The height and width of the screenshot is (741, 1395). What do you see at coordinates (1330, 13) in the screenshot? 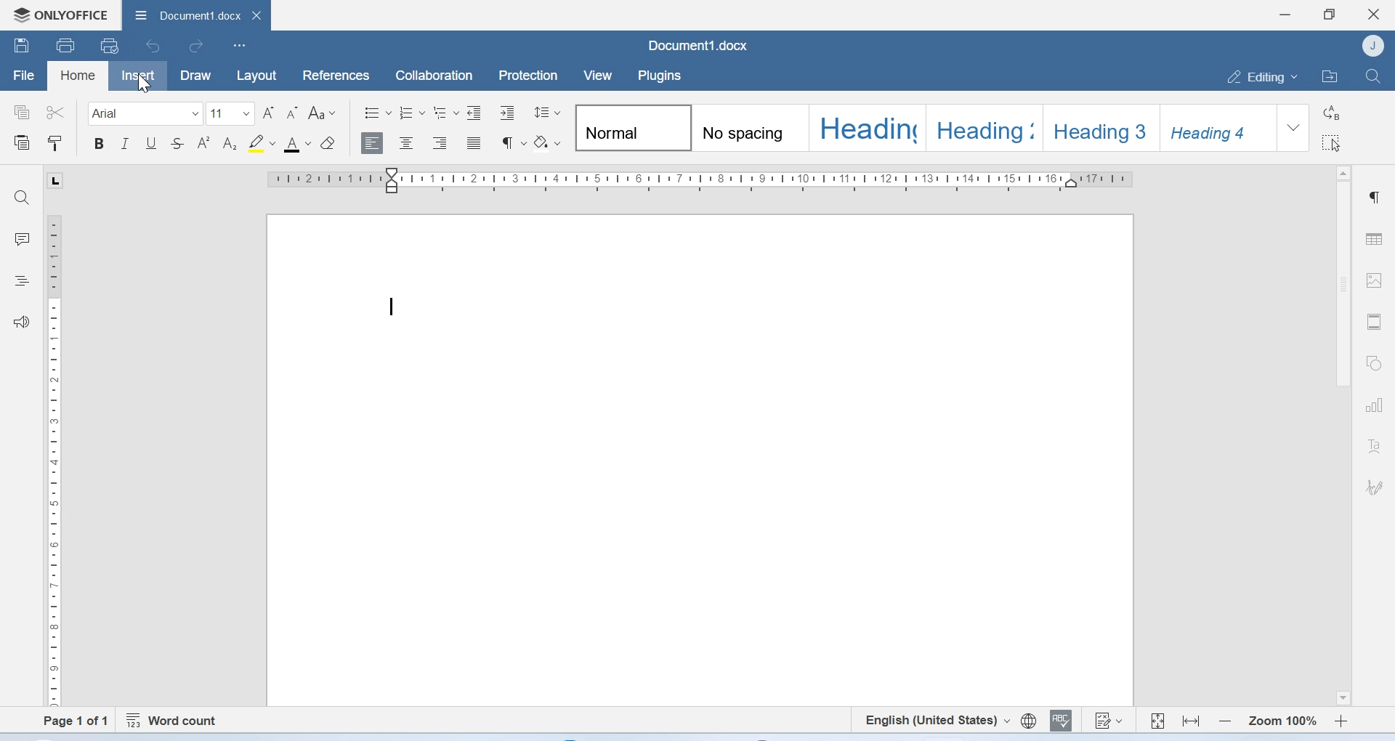
I see `Maximize` at bounding box center [1330, 13].